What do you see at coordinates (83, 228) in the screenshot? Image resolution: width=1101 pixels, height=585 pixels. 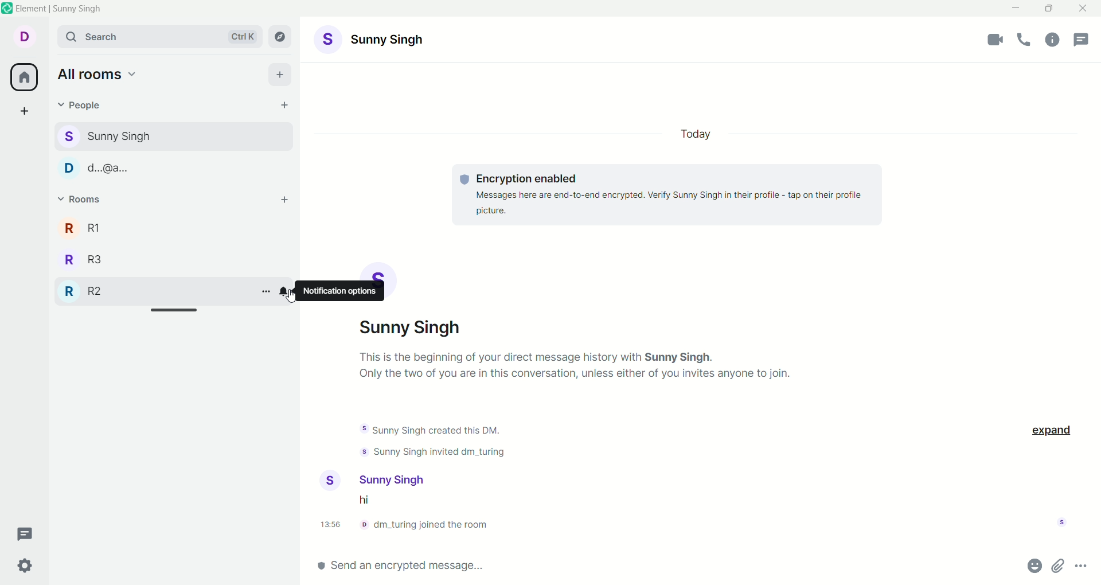 I see `R1` at bounding box center [83, 228].